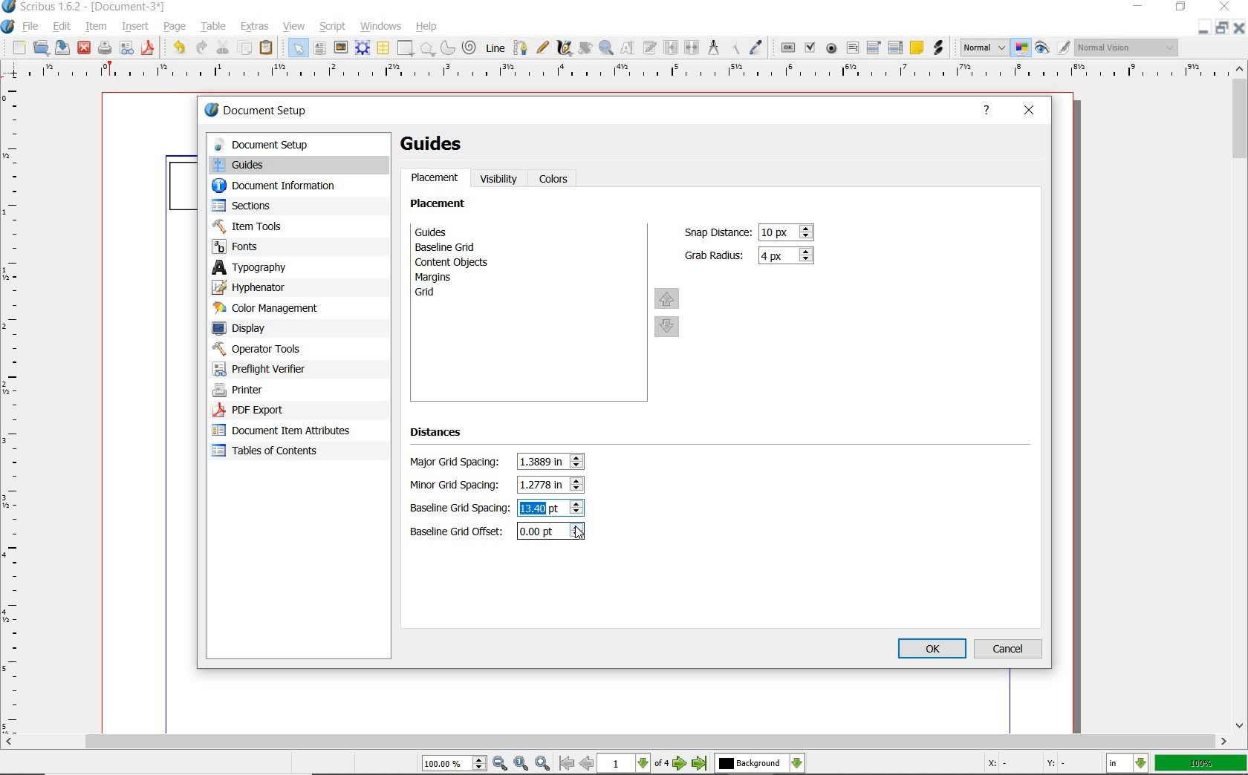 The width and height of the screenshot is (1248, 775). What do you see at coordinates (449, 247) in the screenshot?
I see `baseline grid` at bounding box center [449, 247].